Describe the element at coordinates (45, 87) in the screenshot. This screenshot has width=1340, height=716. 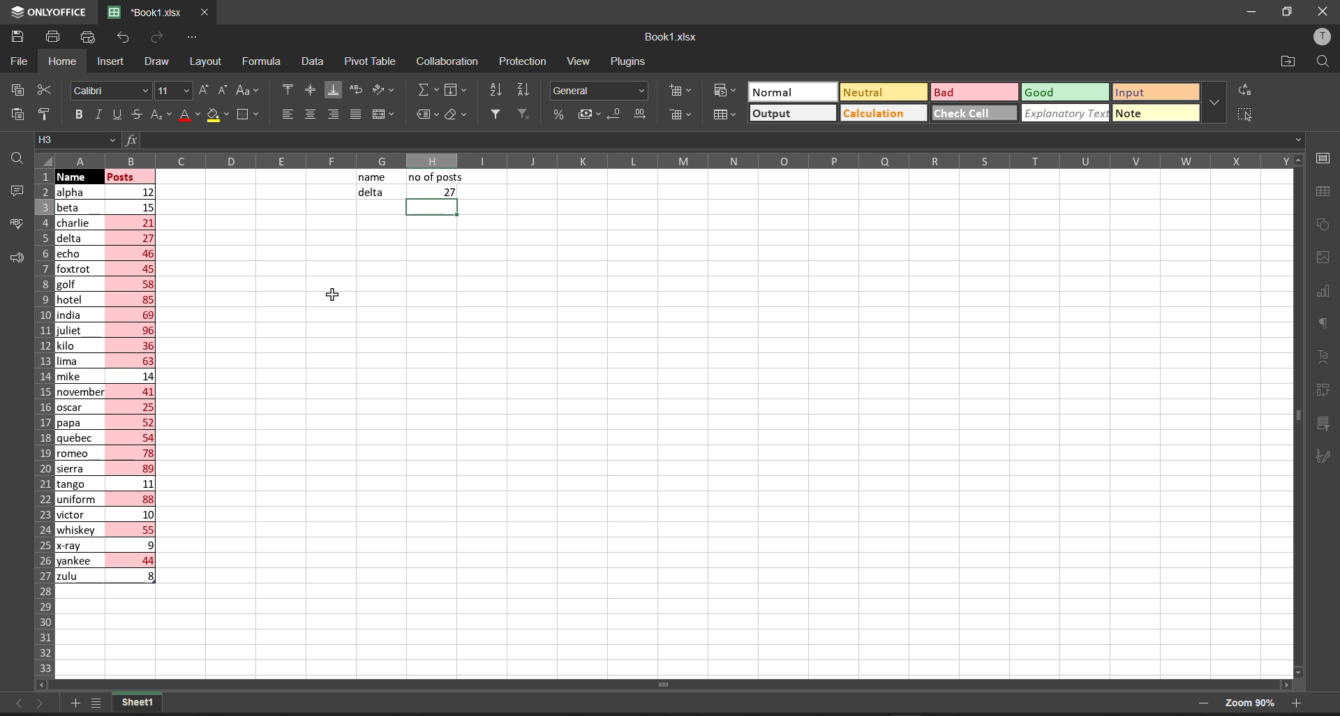
I see `cut` at that location.